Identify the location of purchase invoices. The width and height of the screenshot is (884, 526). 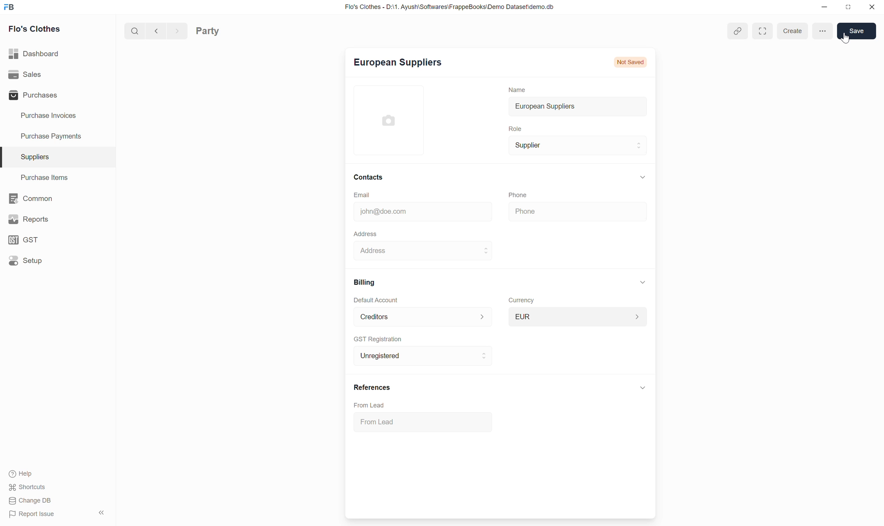
(47, 116).